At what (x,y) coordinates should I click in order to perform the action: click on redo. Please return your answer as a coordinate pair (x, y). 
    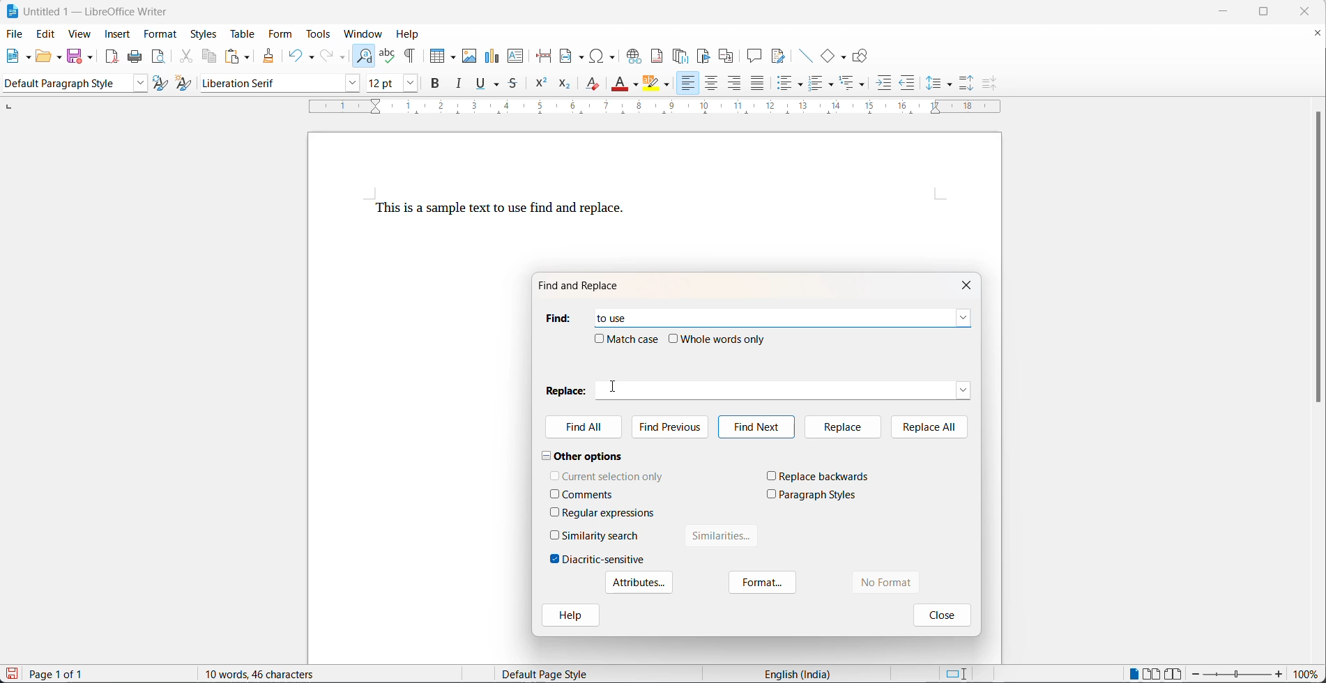
    Looking at the image, I should click on (328, 56).